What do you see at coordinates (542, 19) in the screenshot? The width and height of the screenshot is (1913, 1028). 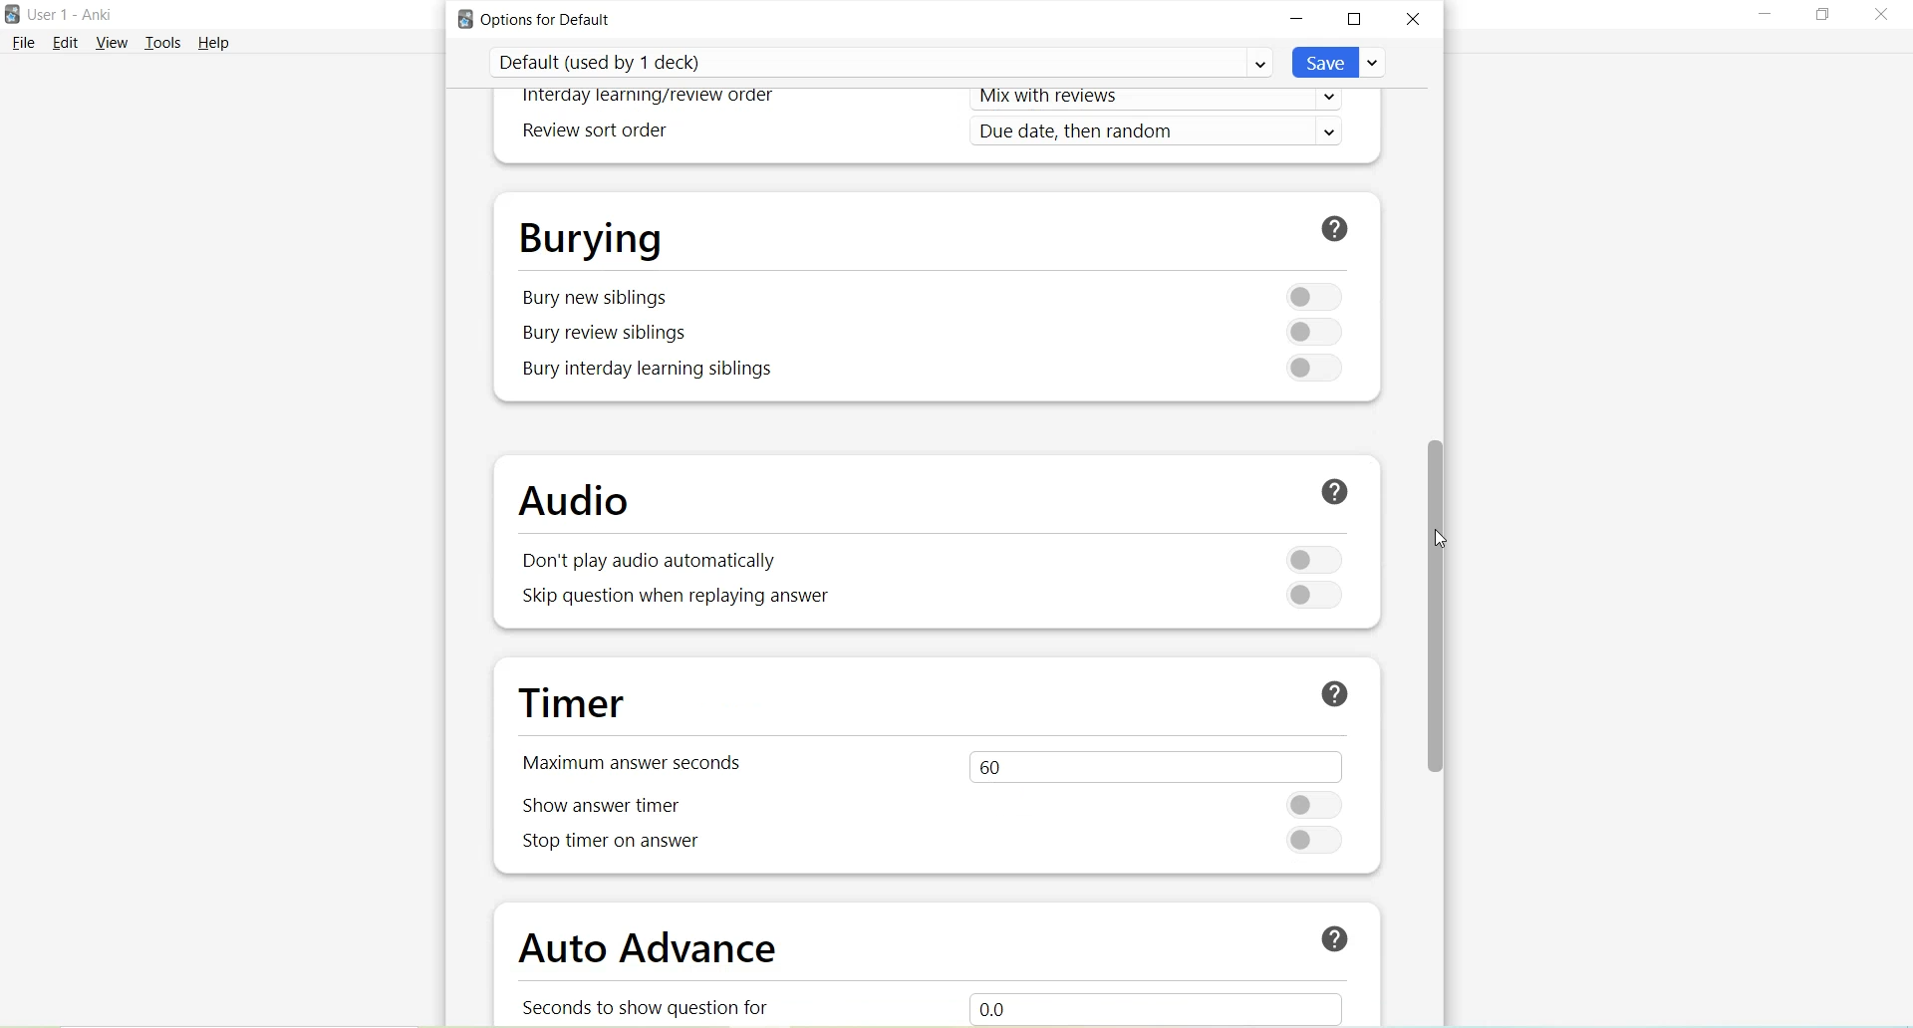 I see `Options for Default` at bounding box center [542, 19].